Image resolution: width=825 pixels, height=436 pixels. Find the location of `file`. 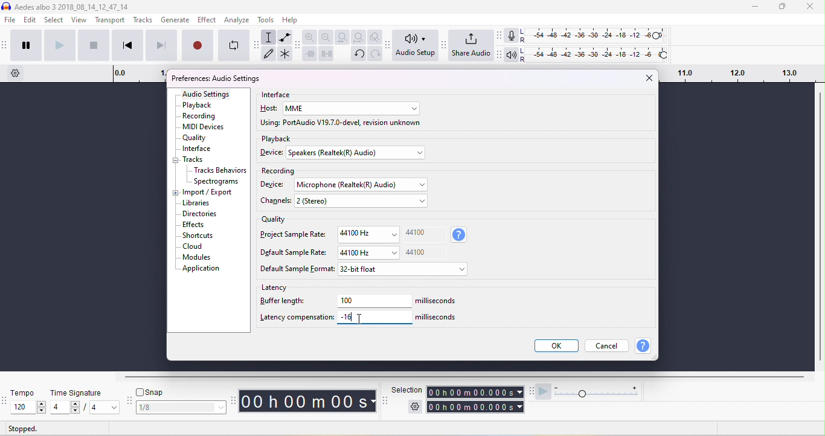

file is located at coordinates (11, 21).